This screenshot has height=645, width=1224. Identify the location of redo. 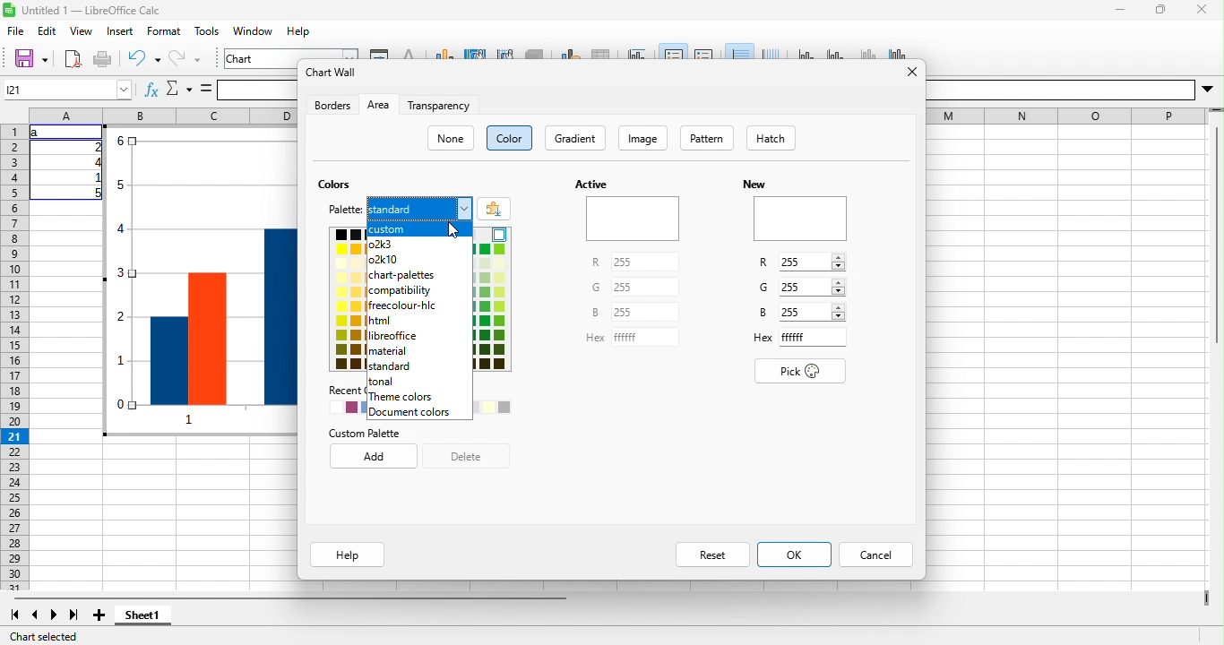
(185, 59).